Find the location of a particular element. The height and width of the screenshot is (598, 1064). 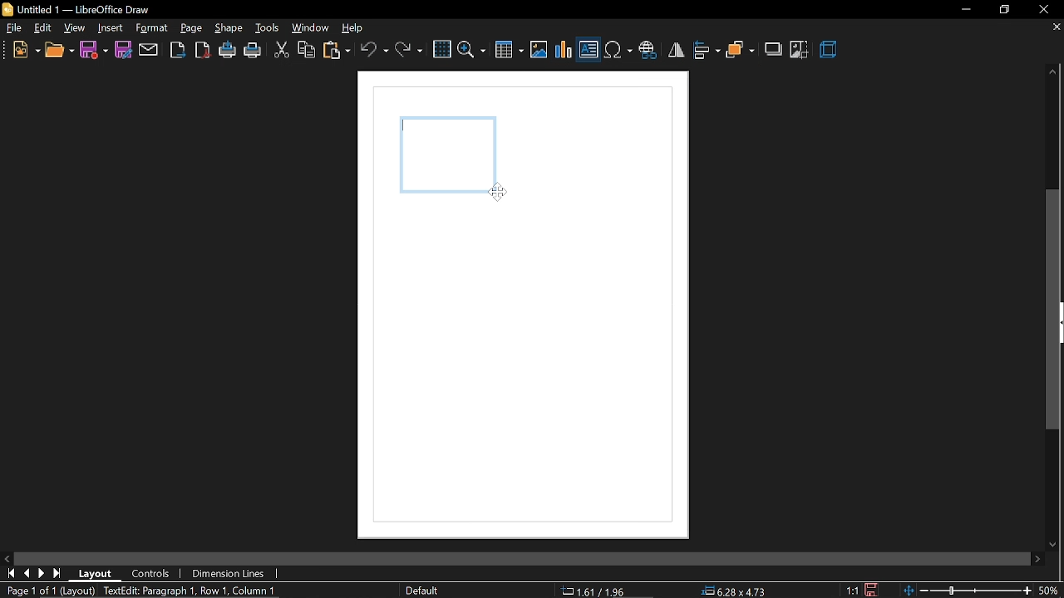

controls is located at coordinates (151, 575).